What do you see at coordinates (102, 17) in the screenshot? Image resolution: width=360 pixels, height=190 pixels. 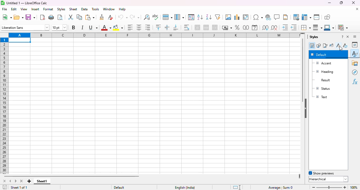 I see `clone formatting` at bounding box center [102, 17].